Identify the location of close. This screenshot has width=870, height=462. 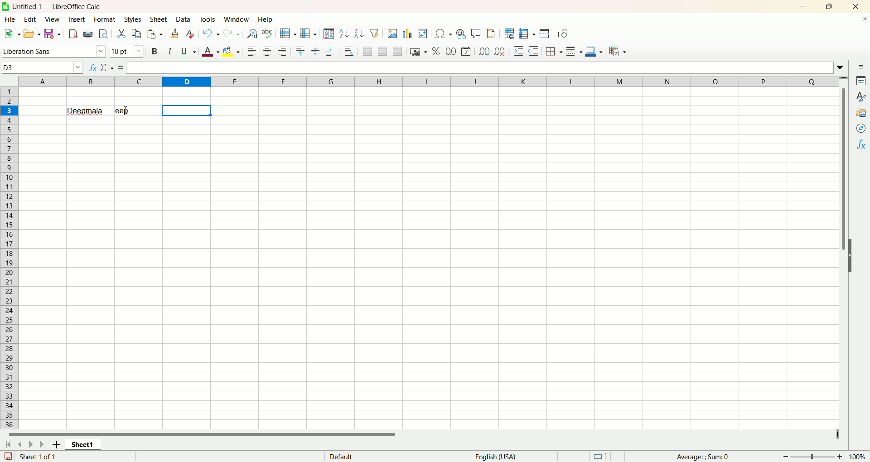
(855, 6).